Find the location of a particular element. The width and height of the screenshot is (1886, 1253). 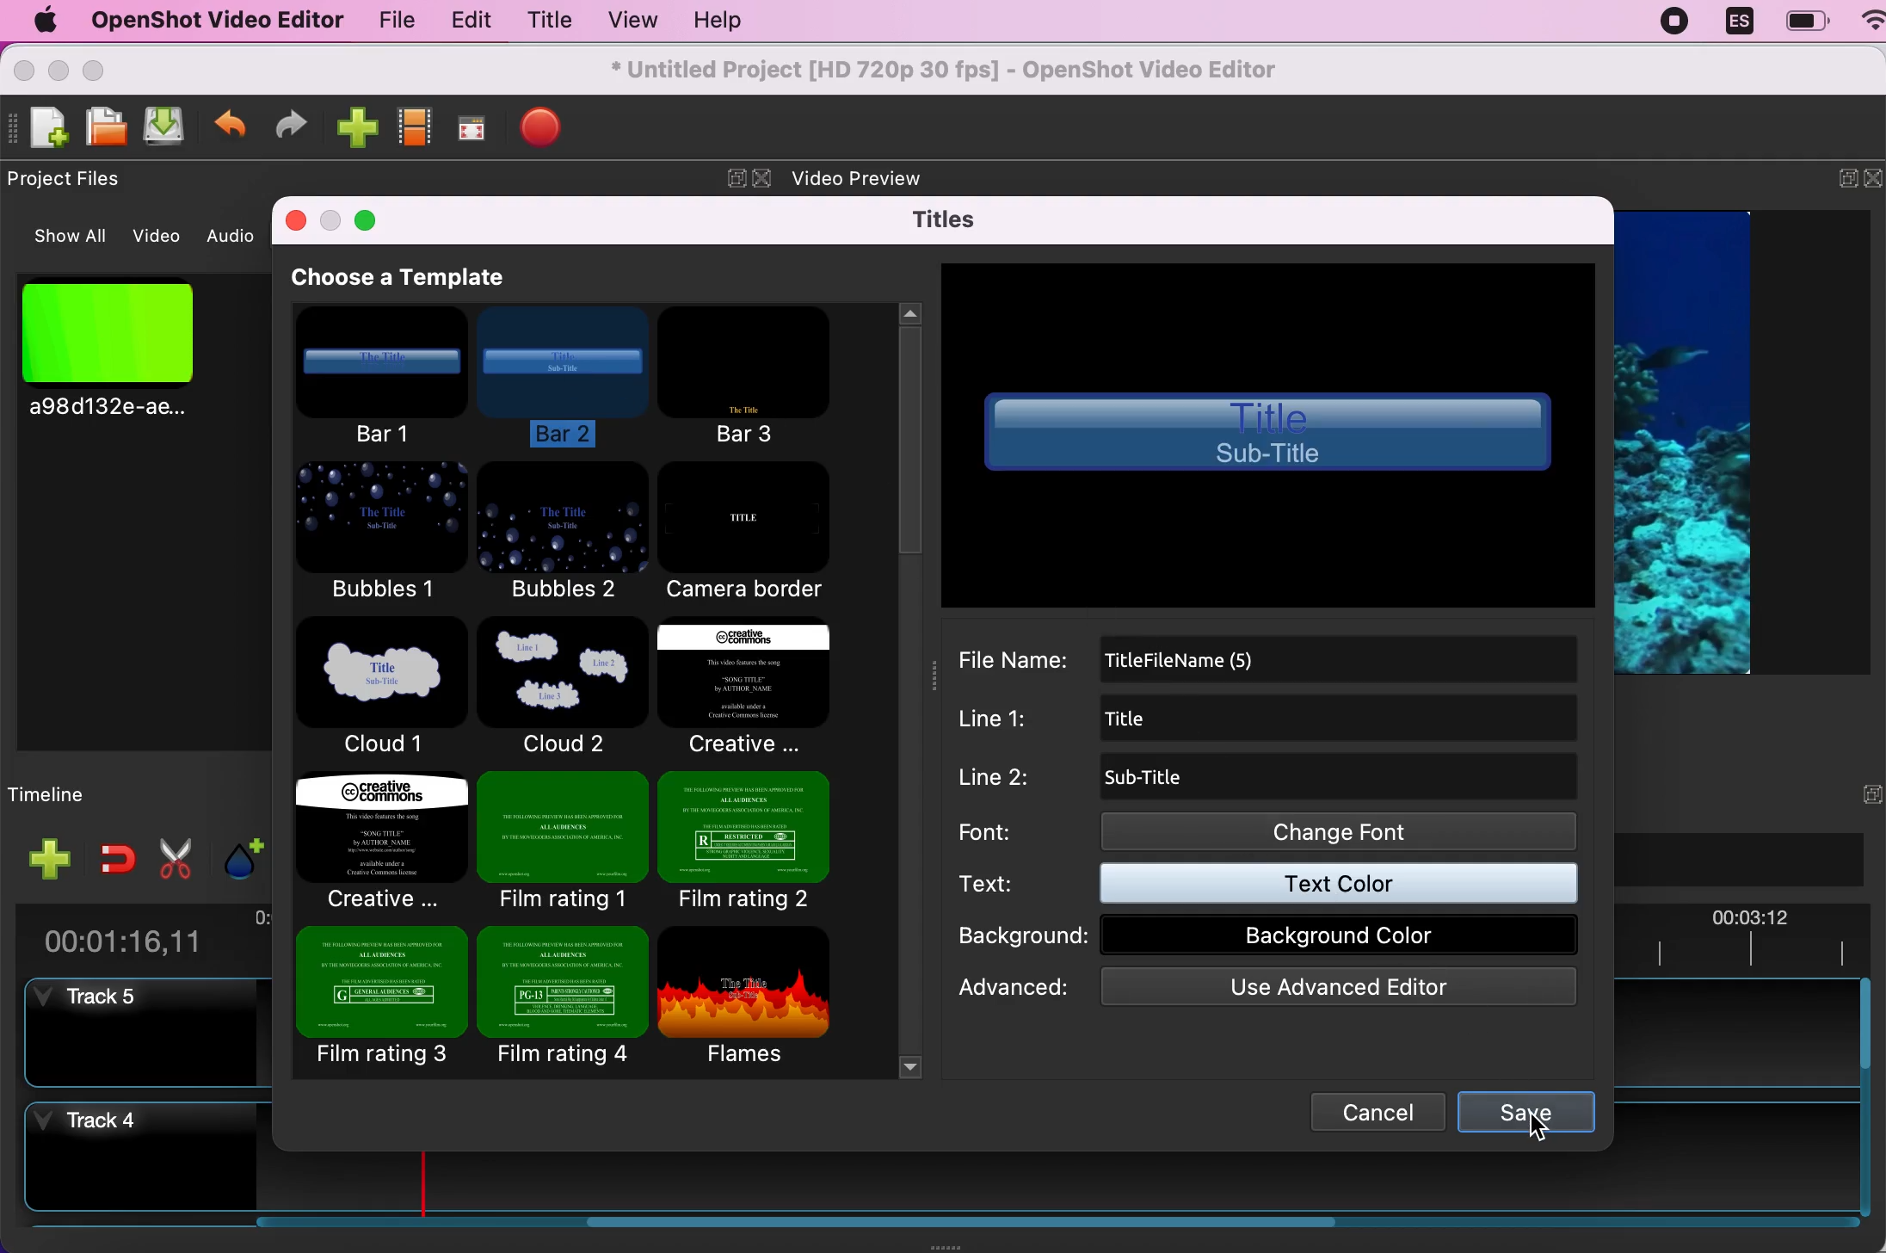

new file is located at coordinates (42, 128).